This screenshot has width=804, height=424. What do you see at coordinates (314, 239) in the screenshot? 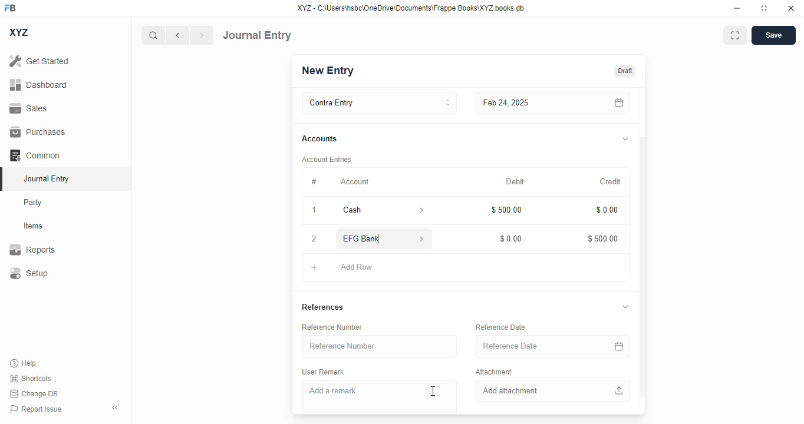
I see `2` at bounding box center [314, 239].